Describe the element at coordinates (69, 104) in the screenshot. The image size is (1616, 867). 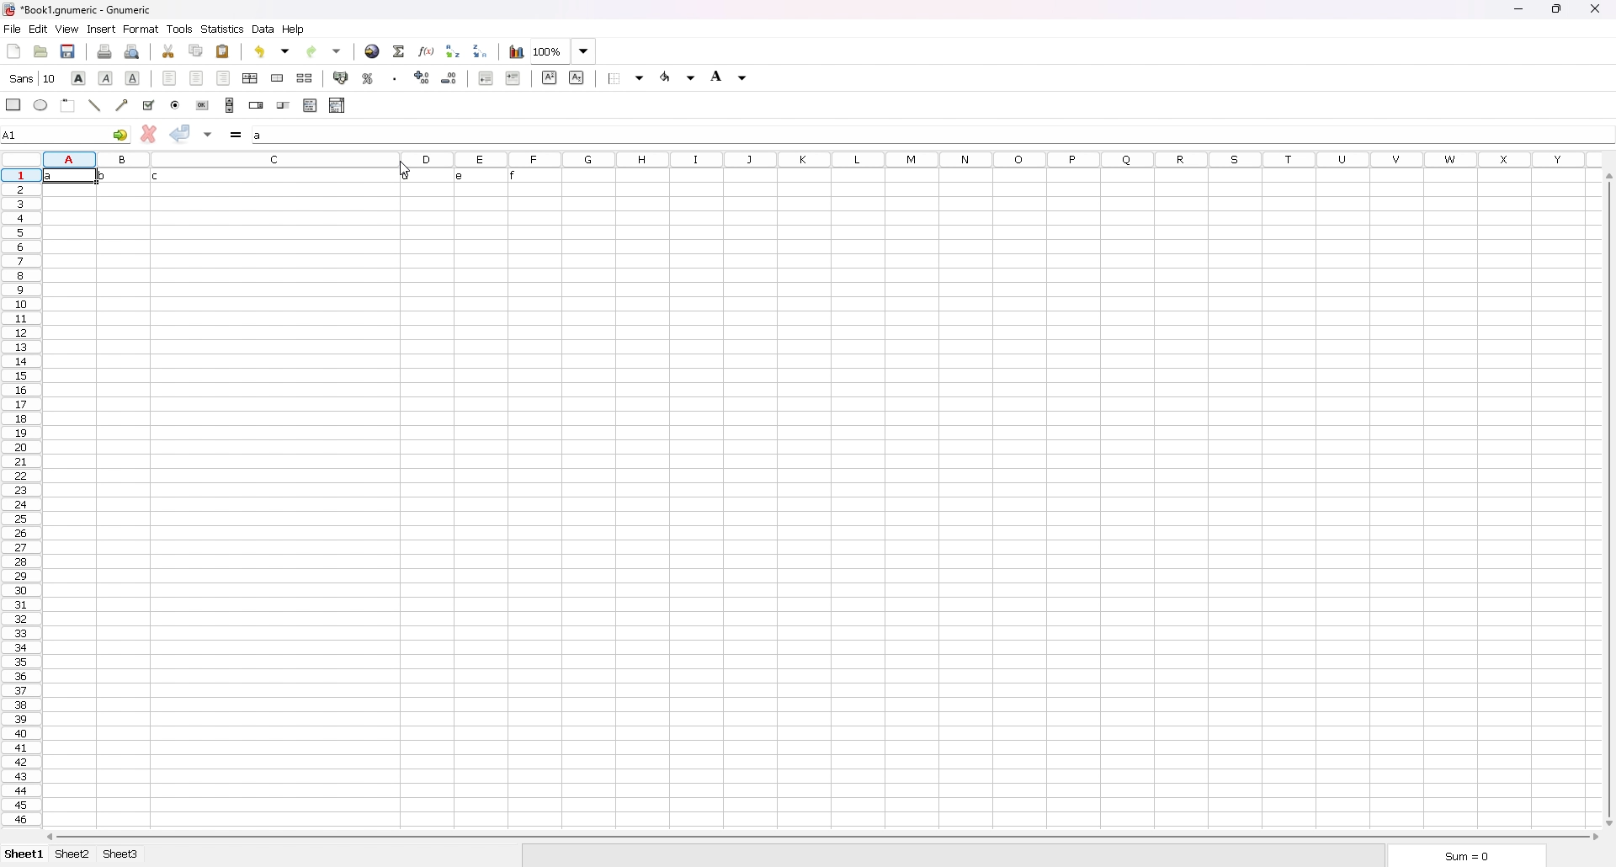
I see `frame` at that location.